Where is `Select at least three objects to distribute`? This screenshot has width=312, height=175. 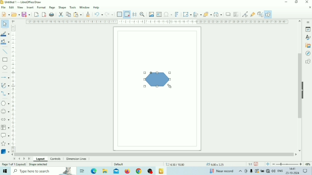
Select at least three objects to distribute is located at coordinates (218, 14).